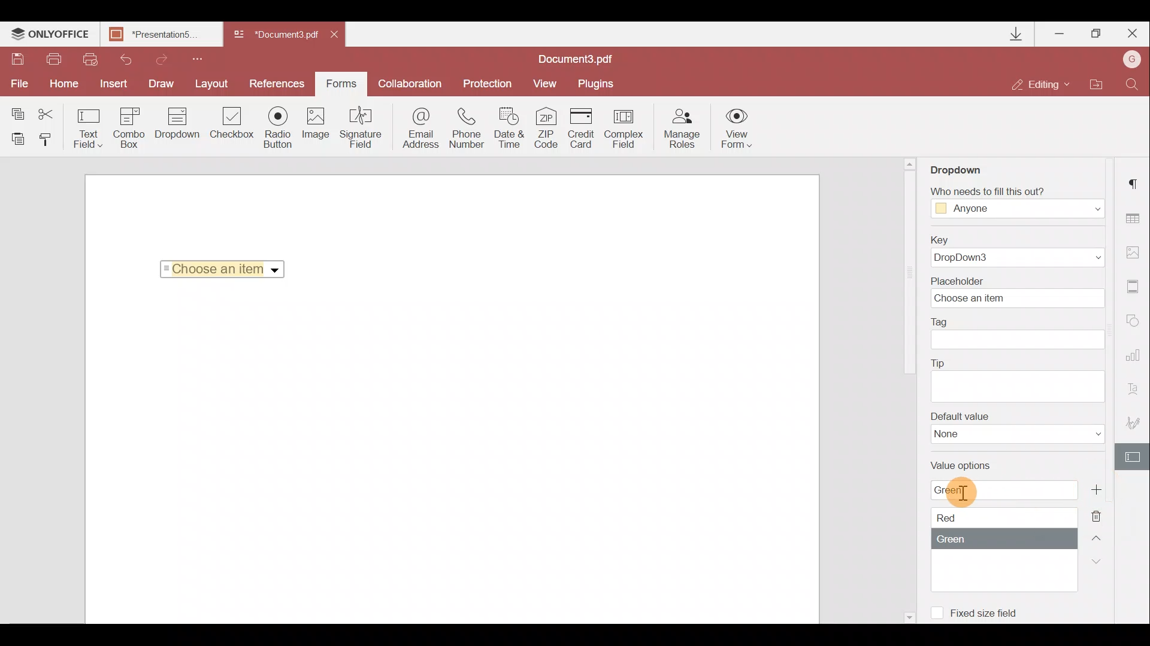 This screenshot has height=646, width=1150. I want to click on Shapes settings, so click(1136, 322).